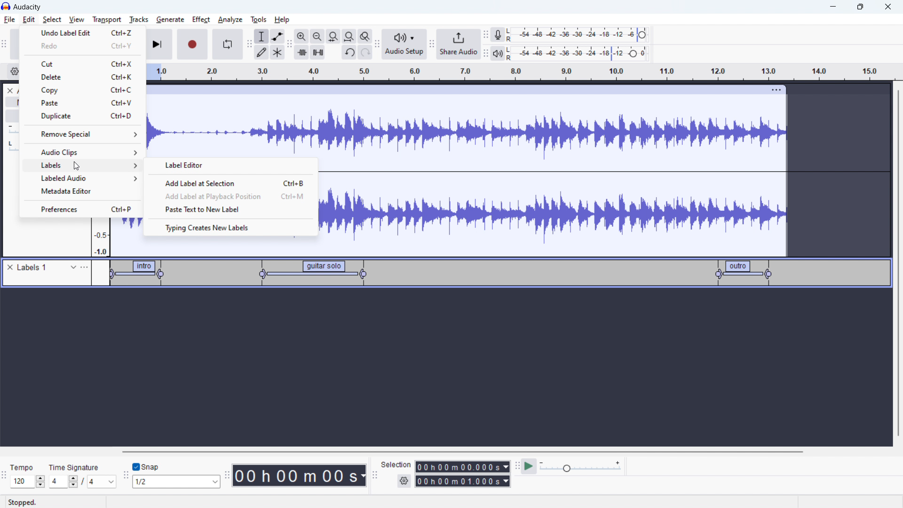  What do you see at coordinates (84, 179) in the screenshot?
I see `labeled audio` at bounding box center [84, 179].